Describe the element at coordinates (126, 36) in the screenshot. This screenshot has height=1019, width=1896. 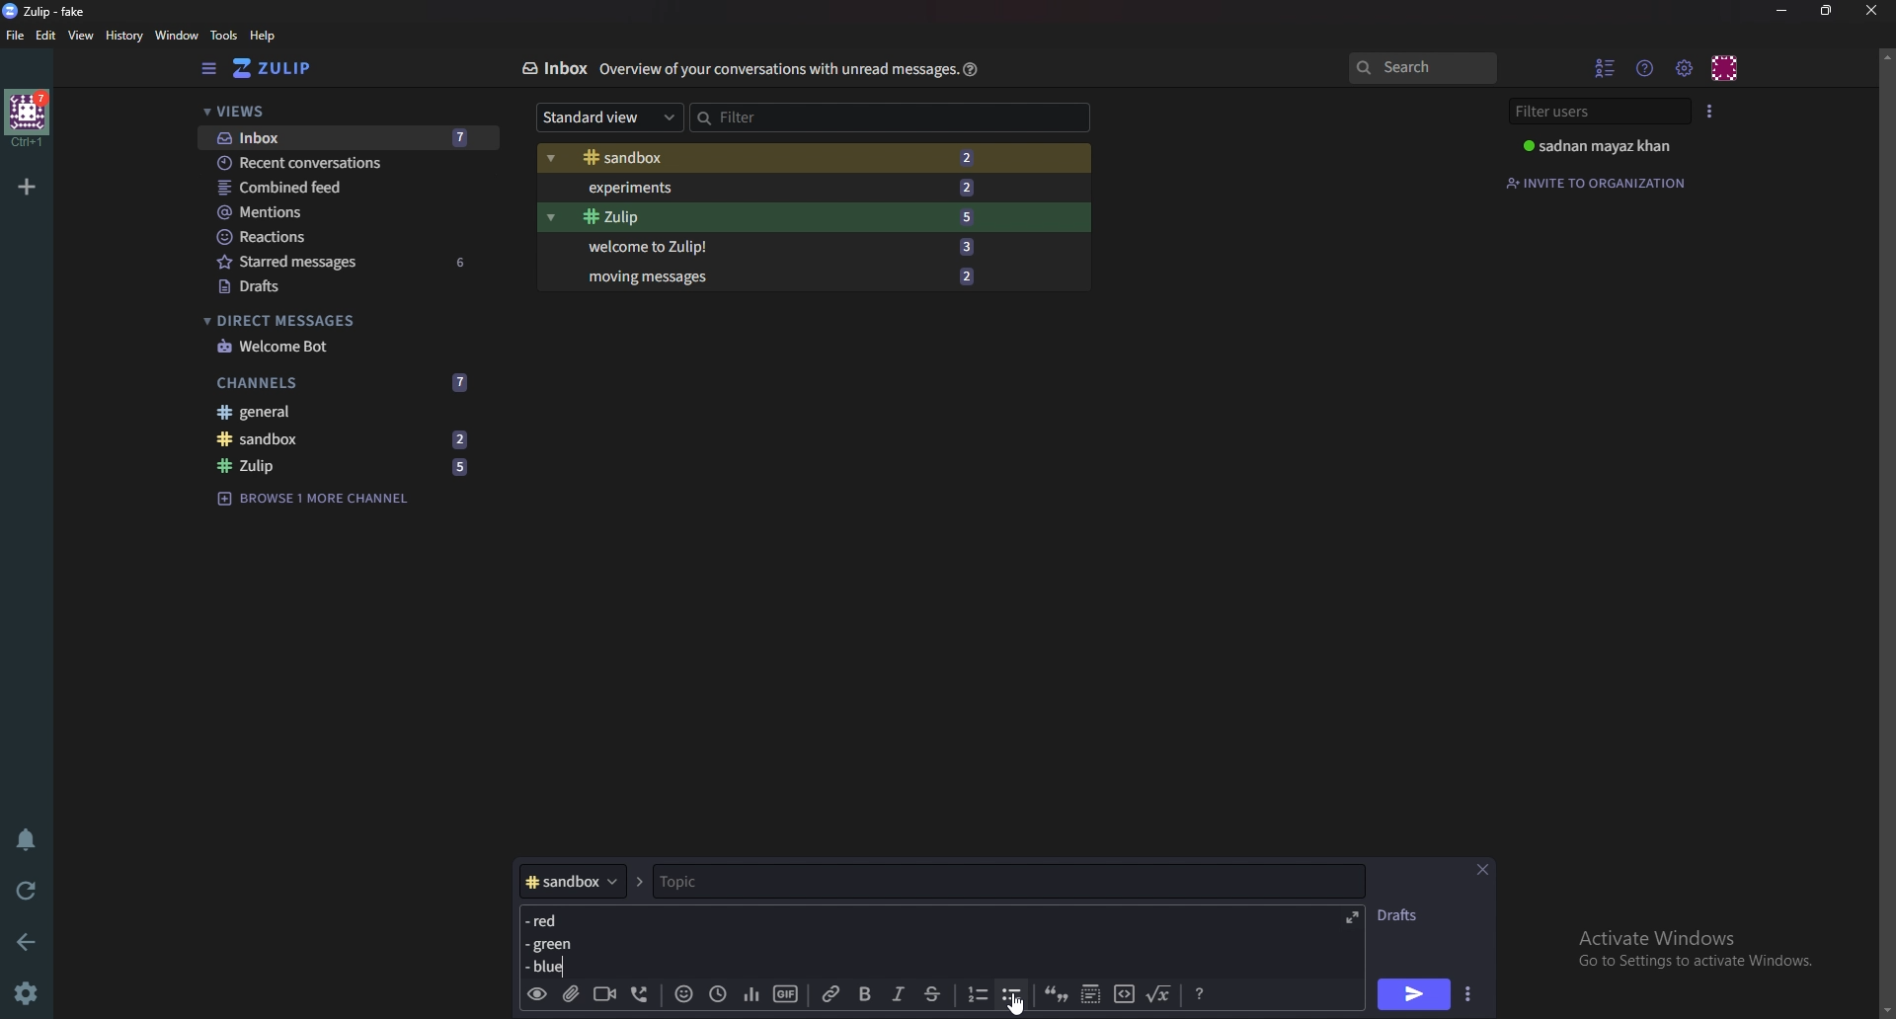
I see `History` at that location.